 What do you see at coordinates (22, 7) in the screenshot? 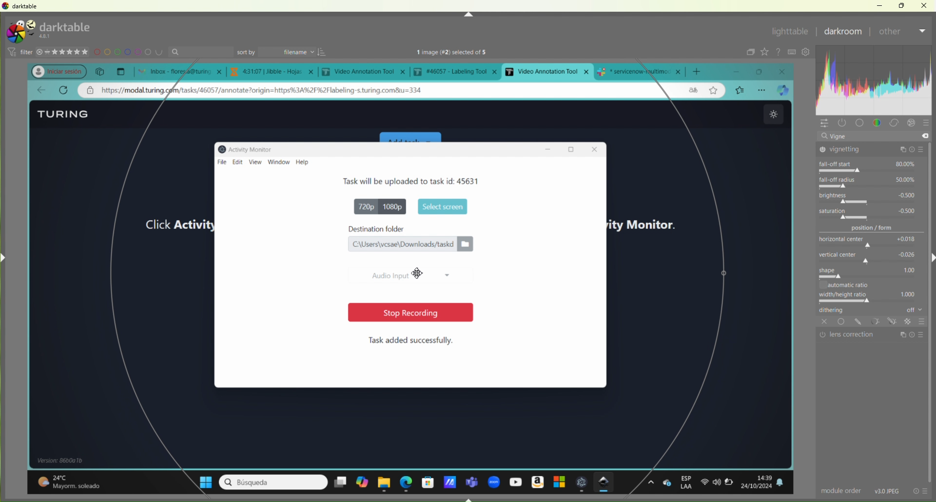
I see `darktable` at bounding box center [22, 7].